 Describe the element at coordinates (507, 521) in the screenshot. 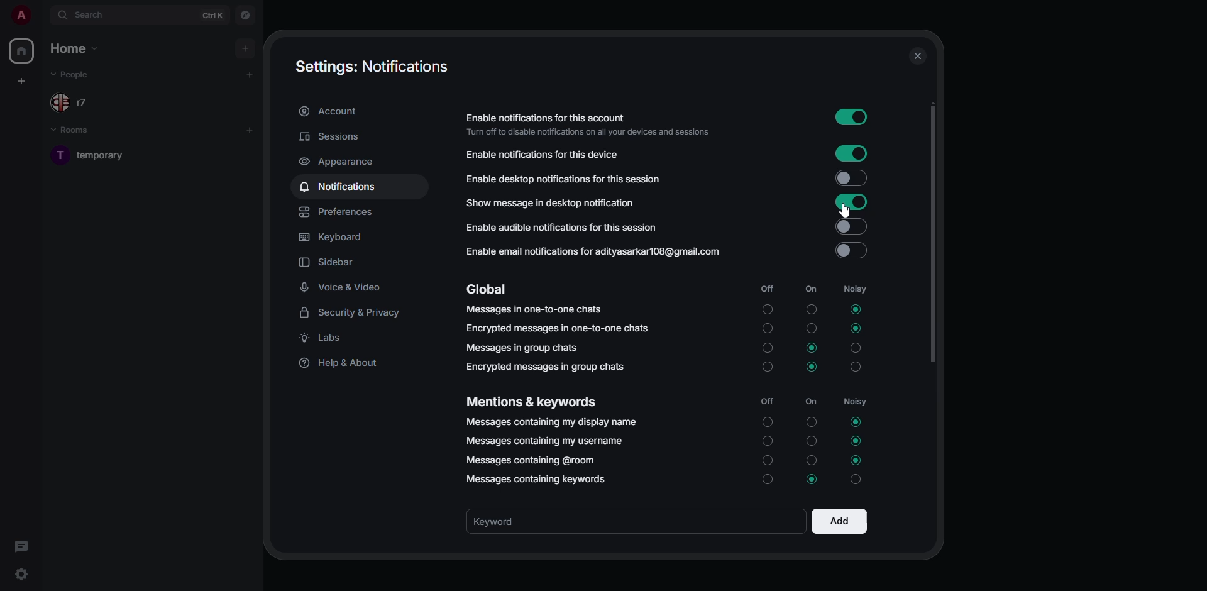

I see `keyword` at that location.